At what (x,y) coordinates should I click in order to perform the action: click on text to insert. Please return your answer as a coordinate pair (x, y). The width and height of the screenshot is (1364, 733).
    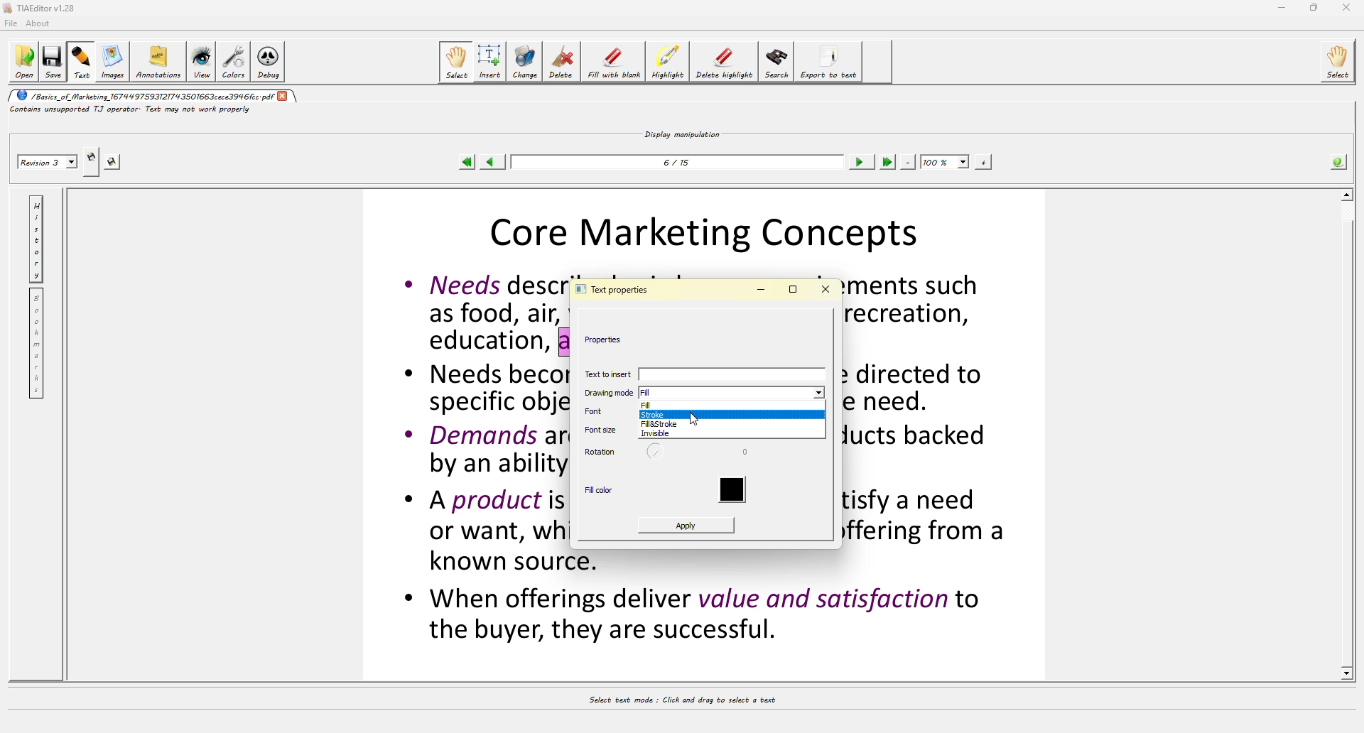
    Looking at the image, I should click on (707, 375).